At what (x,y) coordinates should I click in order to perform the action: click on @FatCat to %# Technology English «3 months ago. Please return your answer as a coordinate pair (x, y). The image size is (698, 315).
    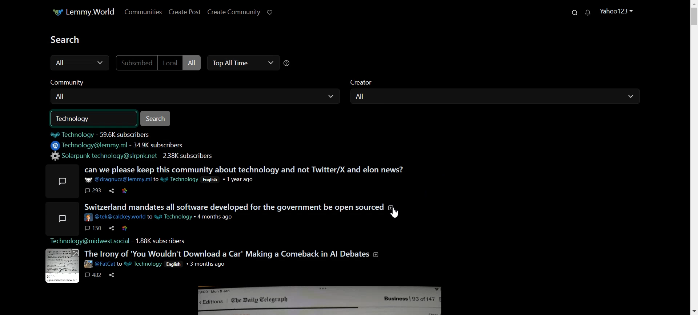
    Looking at the image, I should click on (159, 264).